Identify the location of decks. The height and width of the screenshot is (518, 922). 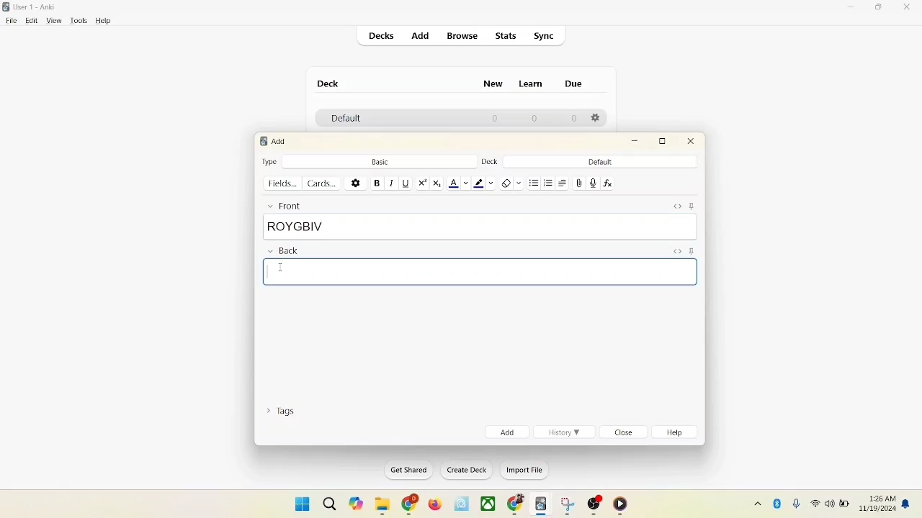
(382, 36).